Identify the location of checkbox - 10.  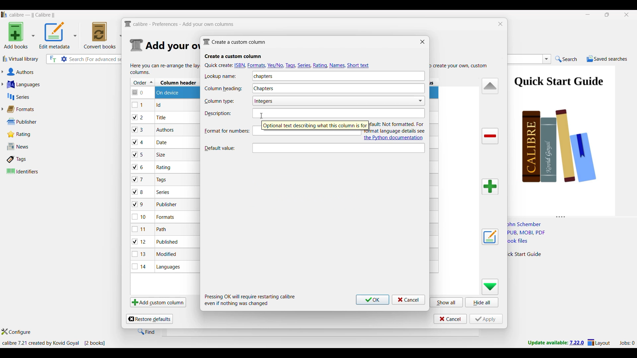
(140, 217).